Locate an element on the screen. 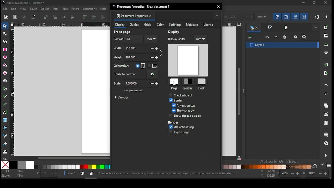 The image size is (334, 188). open is located at coordinates (326, 36).